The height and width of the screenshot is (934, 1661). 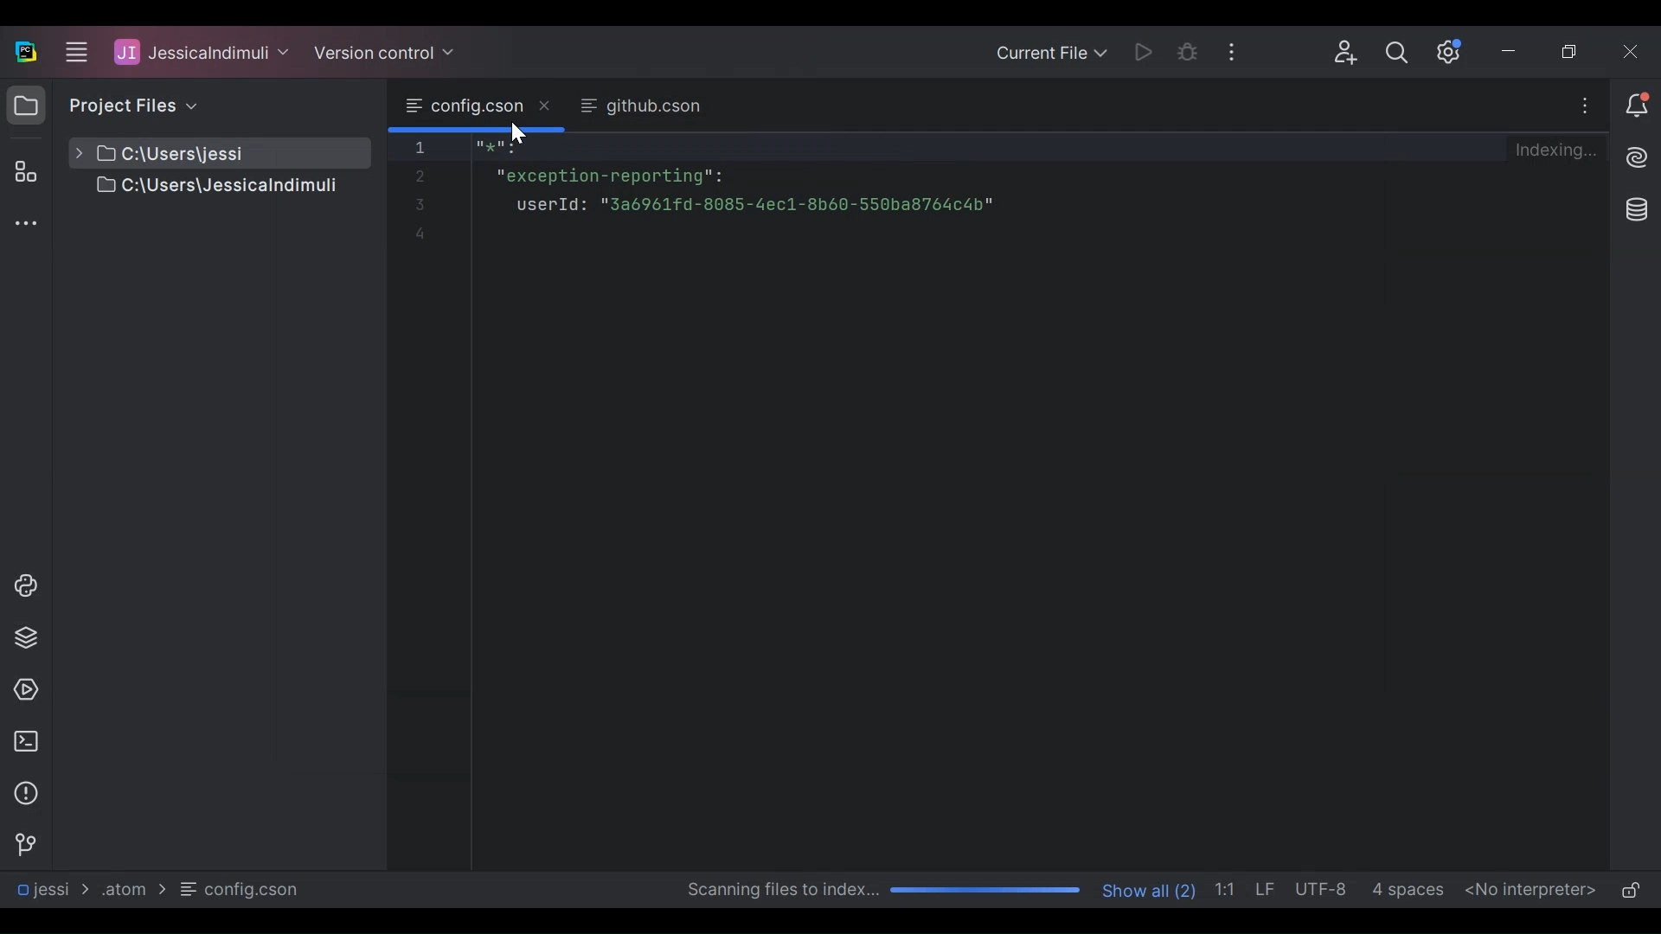 I want to click on Project View, so click(x=26, y=105).